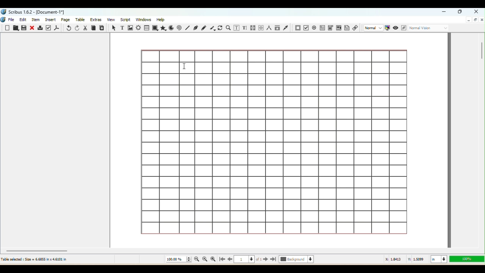 This screenshot has height=273, width=485. Describe the element at coordinates (248, 260) in the screenshot. I see `Select the current page` at that location.